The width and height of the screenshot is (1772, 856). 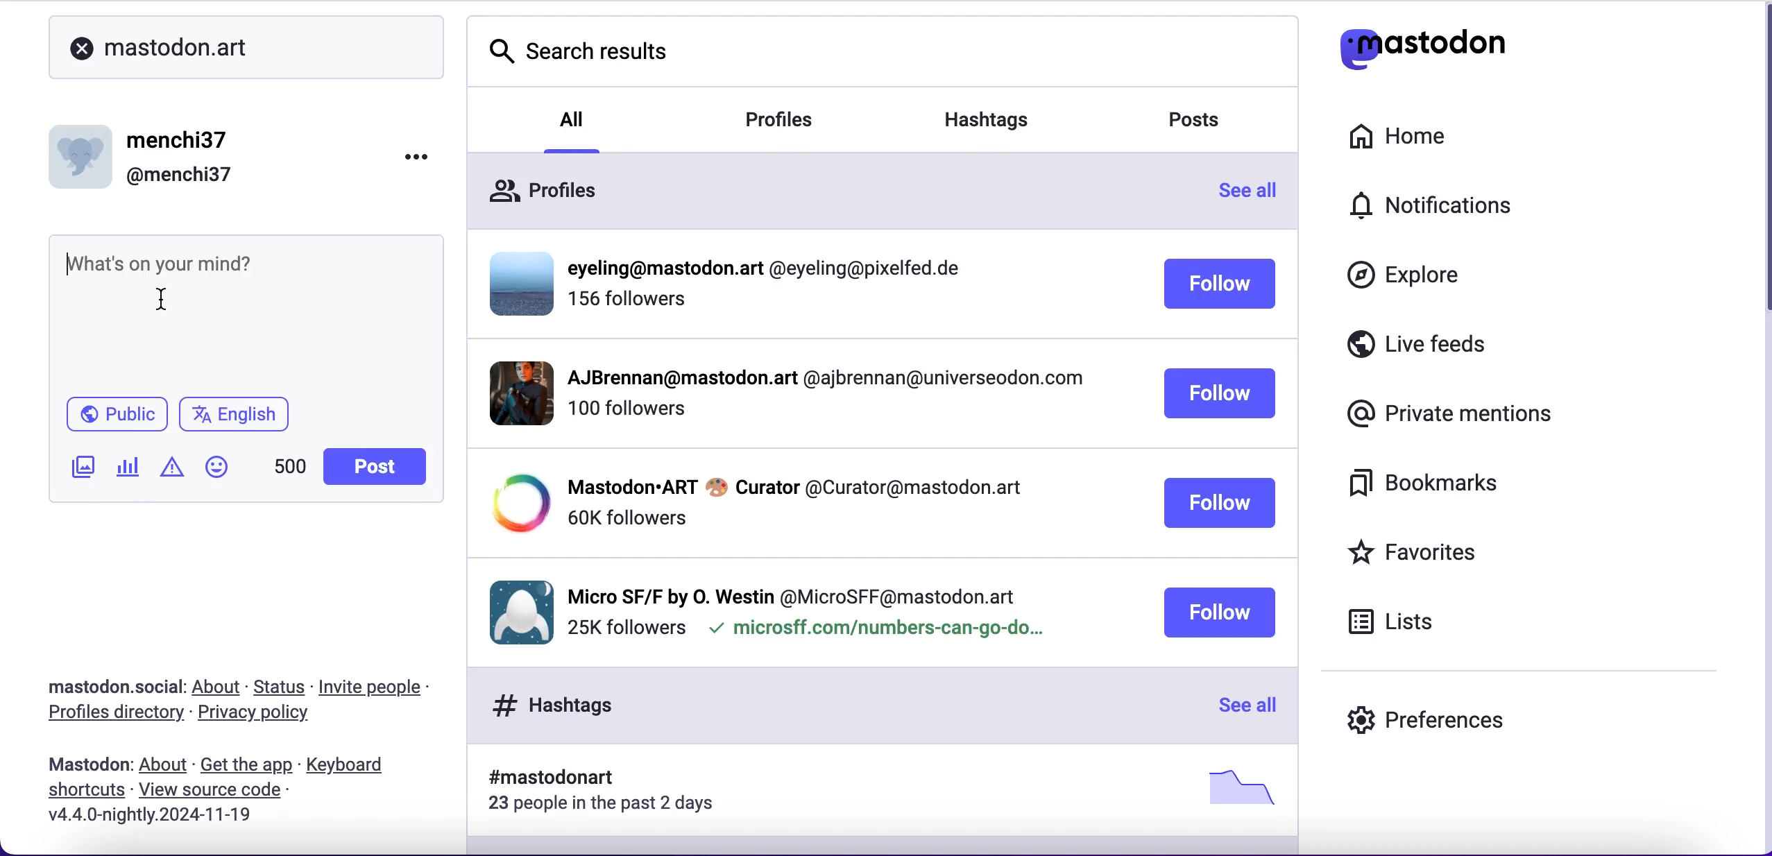 What do you see at coordinates (163, 765) in the screenshot?
I see `about` at bounding box center [163, 765].